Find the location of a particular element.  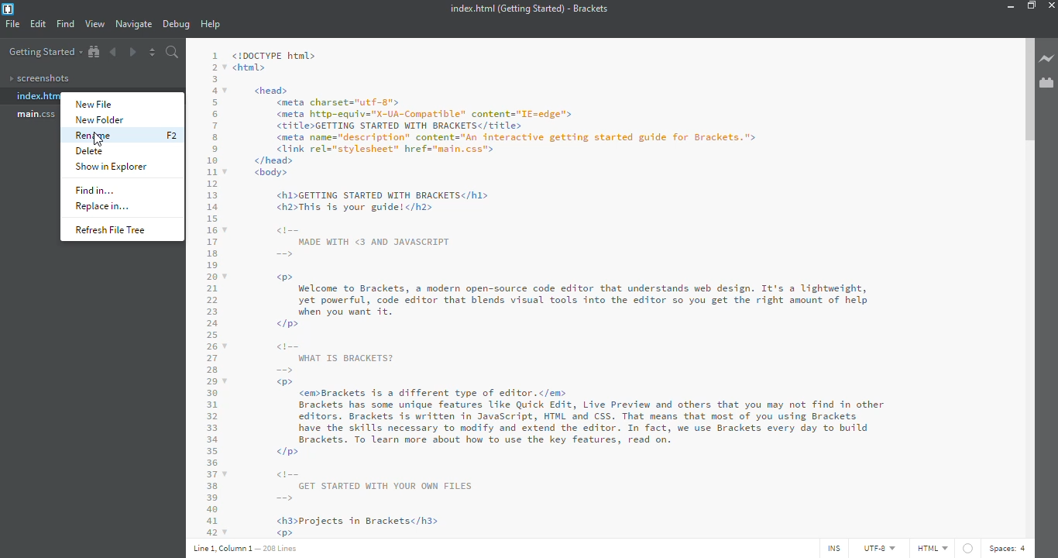

search is located at coordinates (173, 52).